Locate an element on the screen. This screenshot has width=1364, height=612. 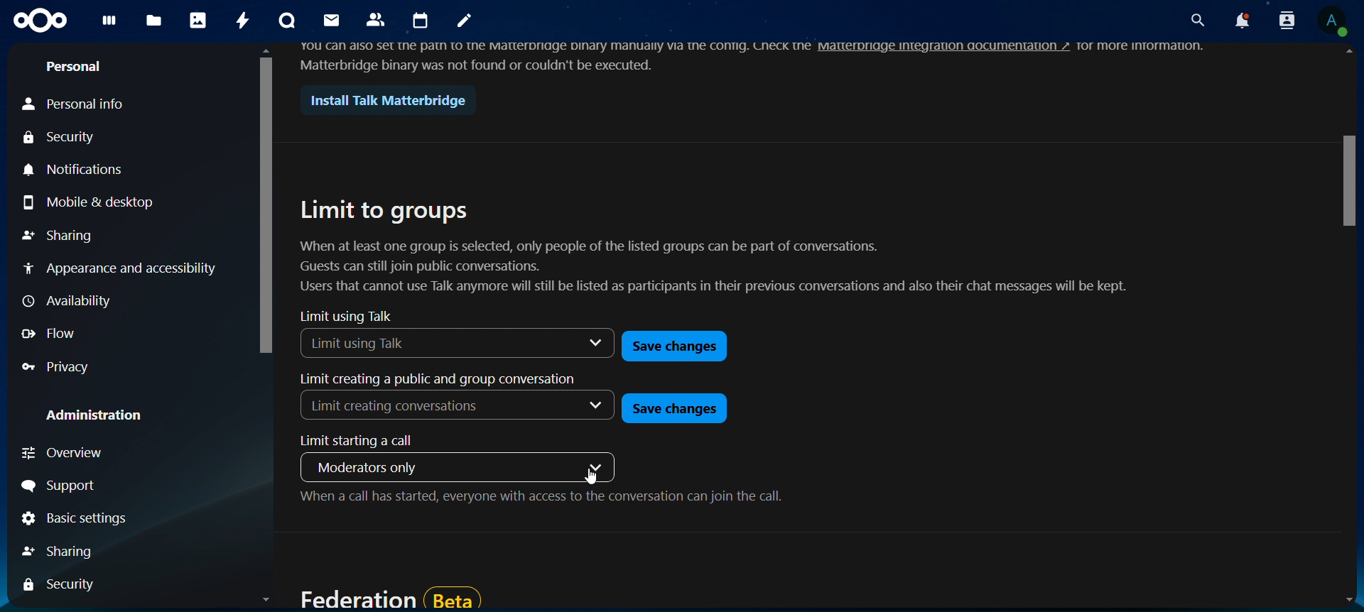
contacts is located at coordinates (377, 18).